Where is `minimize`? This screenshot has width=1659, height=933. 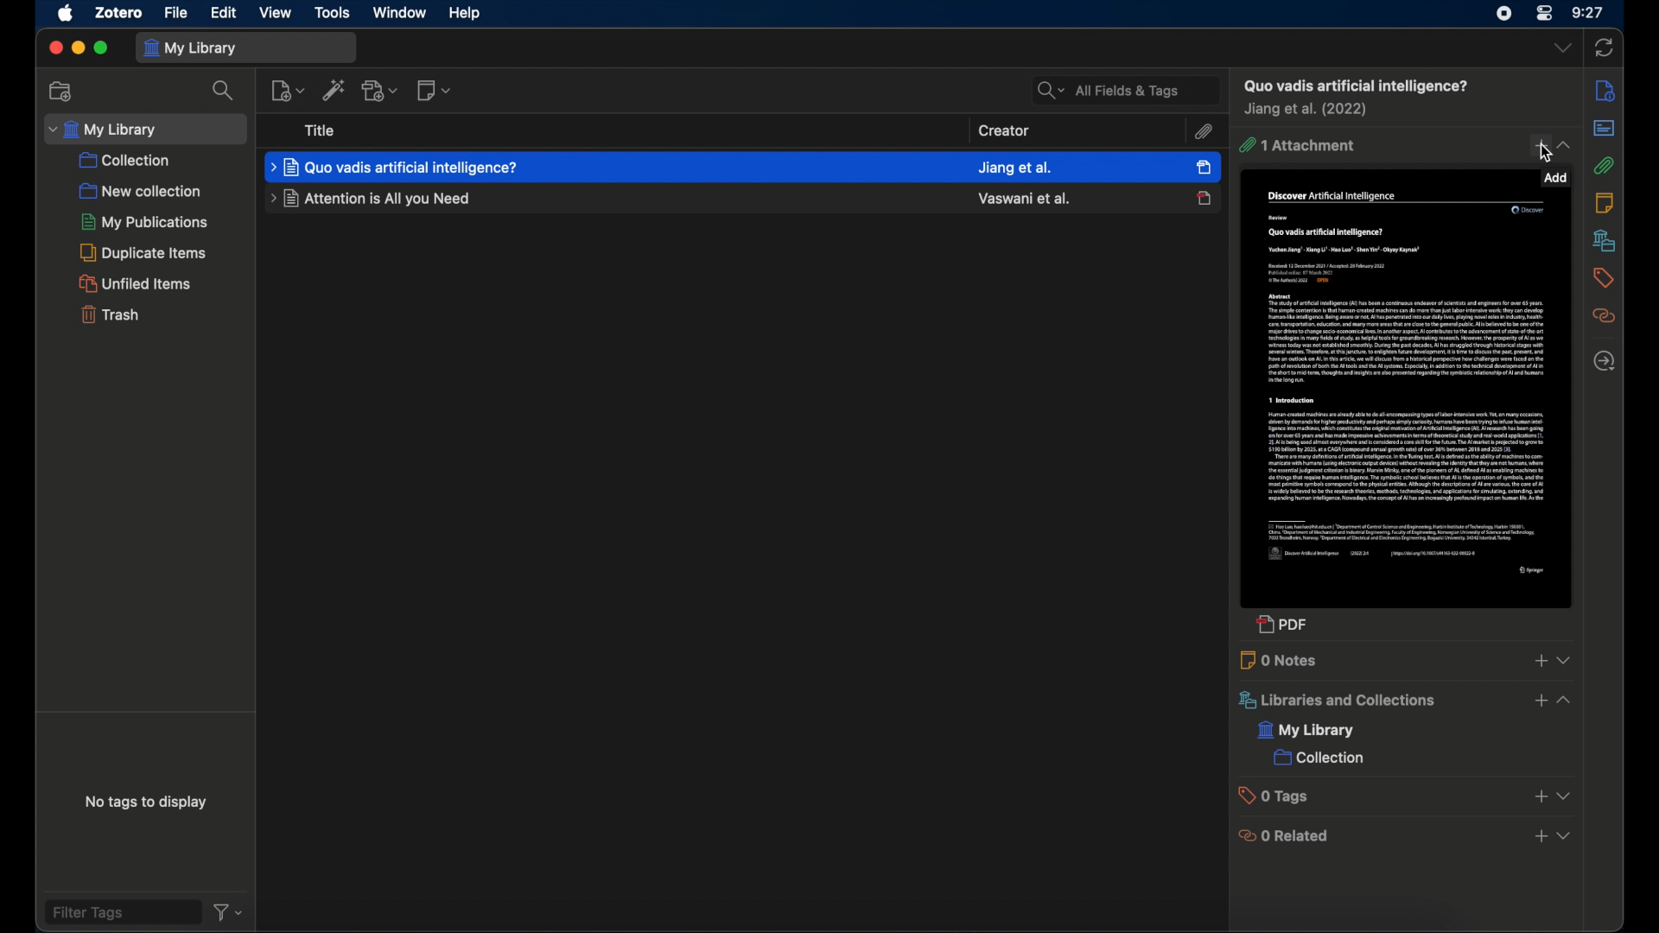 minimize is located at coordinates (79, 48).